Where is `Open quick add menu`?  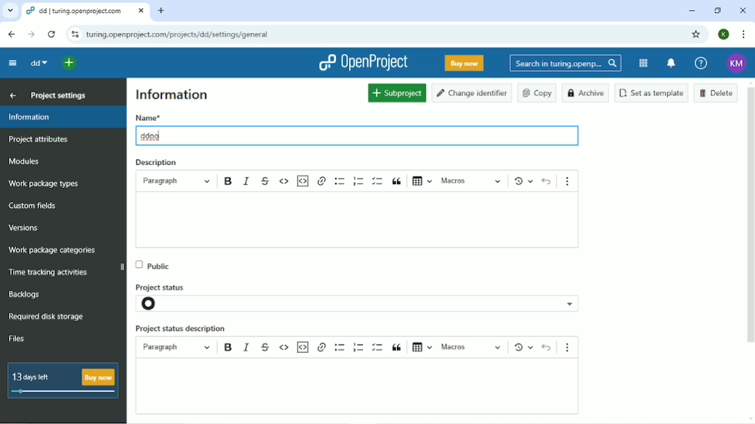
Open quick add menu is located at coordinates (72, 64).